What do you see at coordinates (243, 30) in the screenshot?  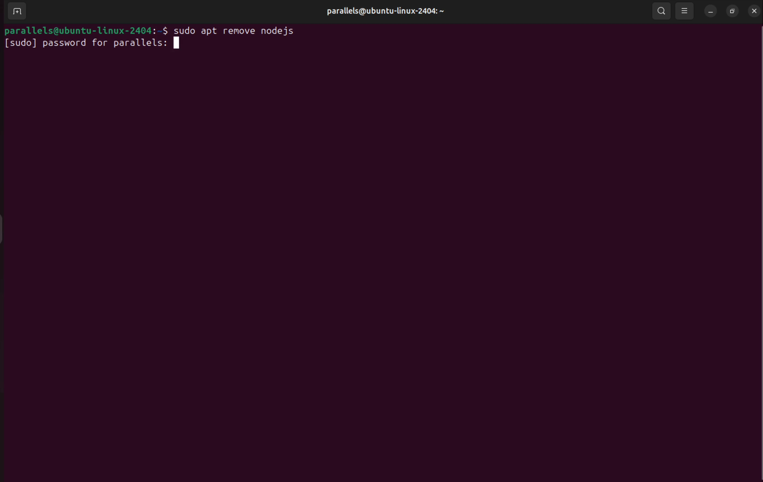 I see `sudo apt remove nodejs` at bounding box center [243, 30].